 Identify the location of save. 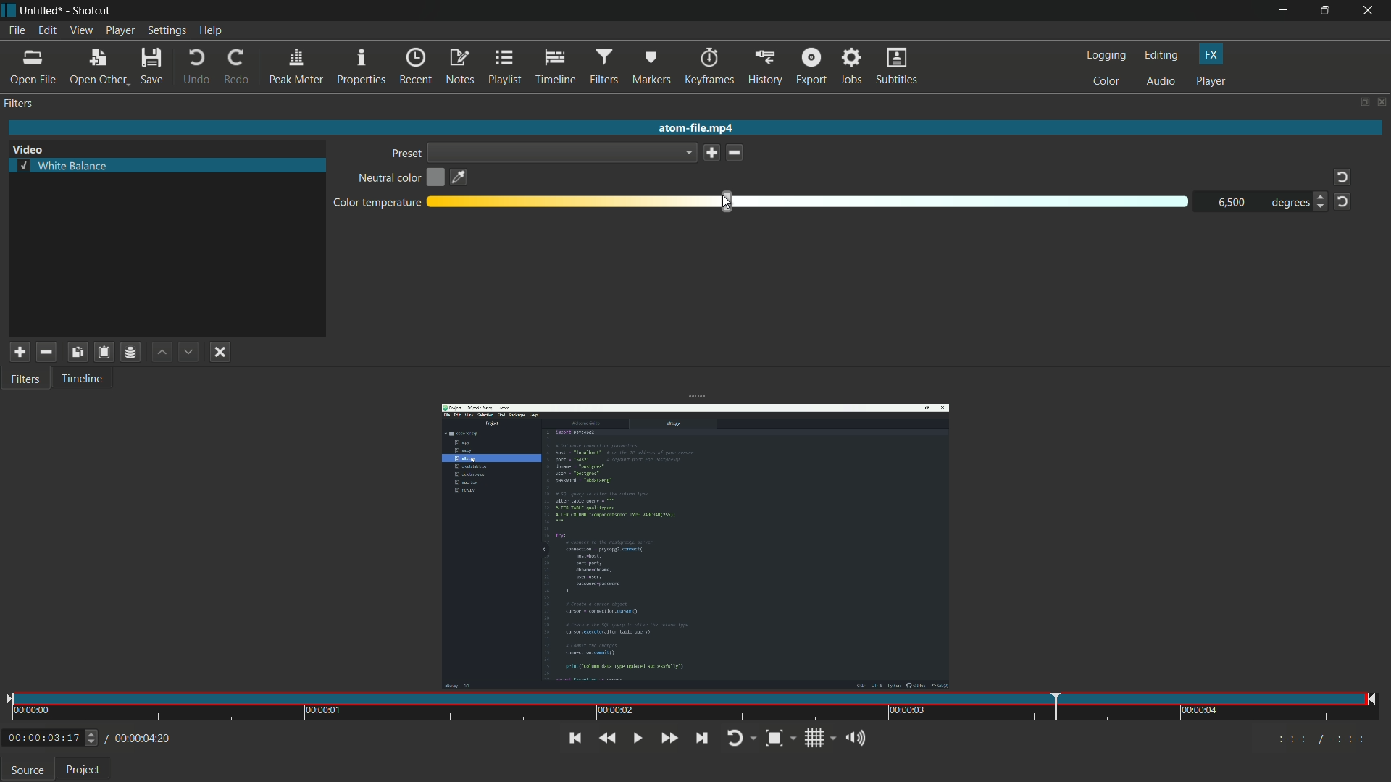
(151, 64).